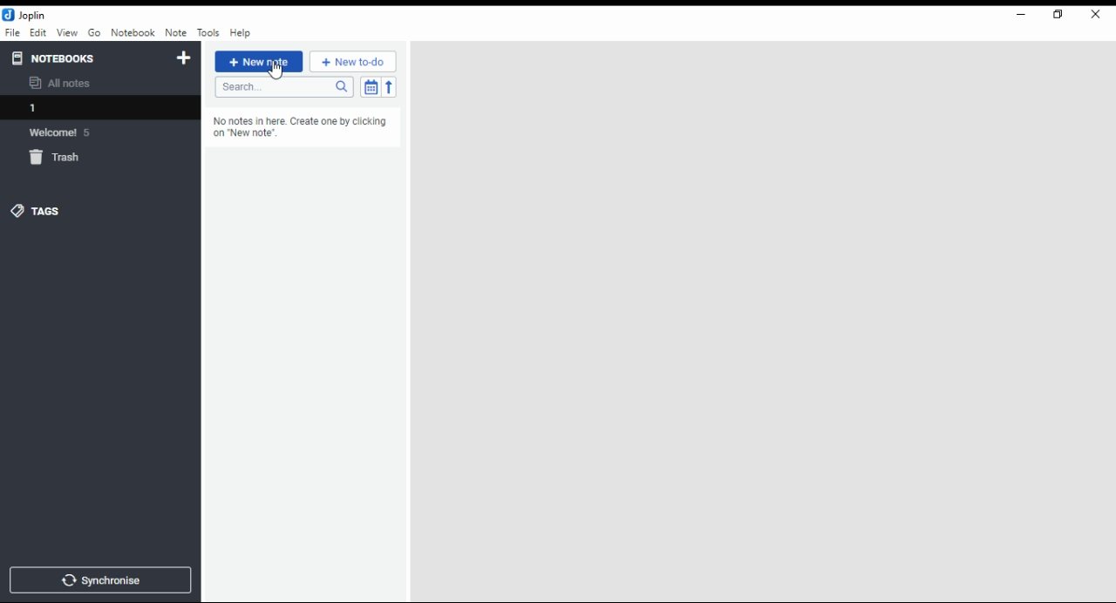 This screenshot has height=603, width=1116. I want to click on all notes, so click(65, 84).